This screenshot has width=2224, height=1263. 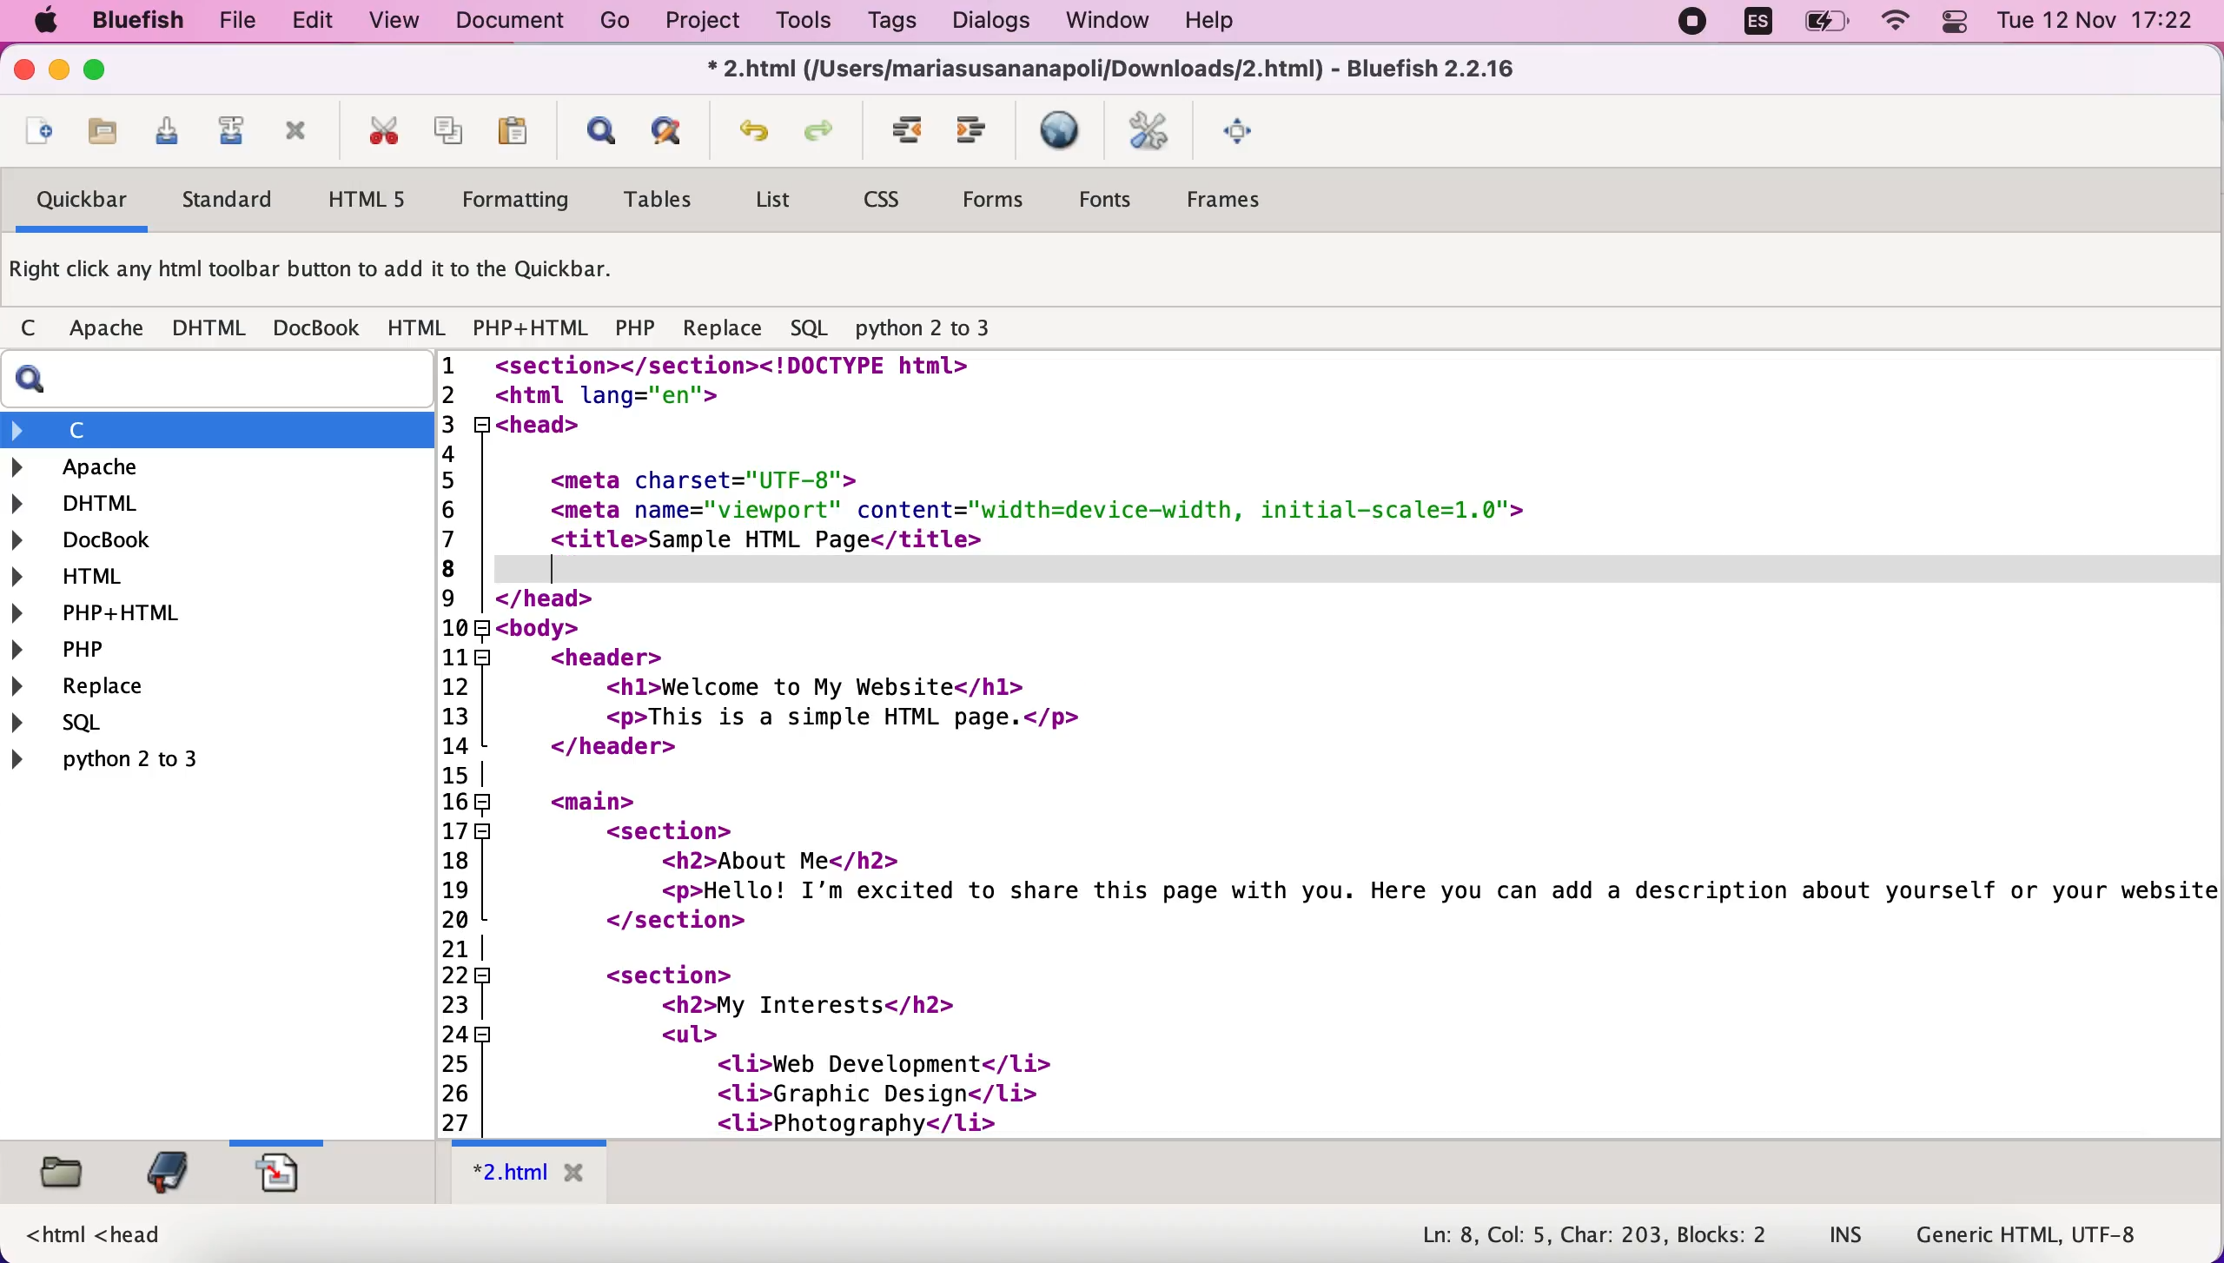 I want to click on php, so click(x=206, y=651).